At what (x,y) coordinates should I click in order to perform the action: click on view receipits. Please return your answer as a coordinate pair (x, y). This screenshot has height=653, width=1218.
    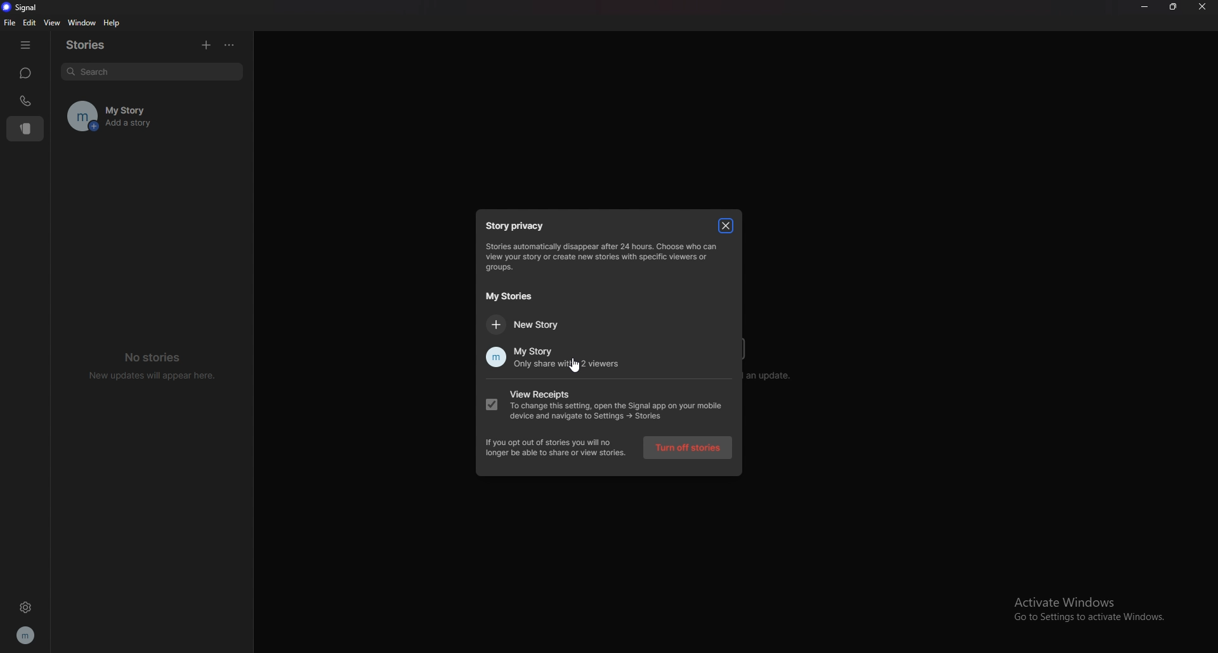
    Looking at the image, I should click on (580, 392).